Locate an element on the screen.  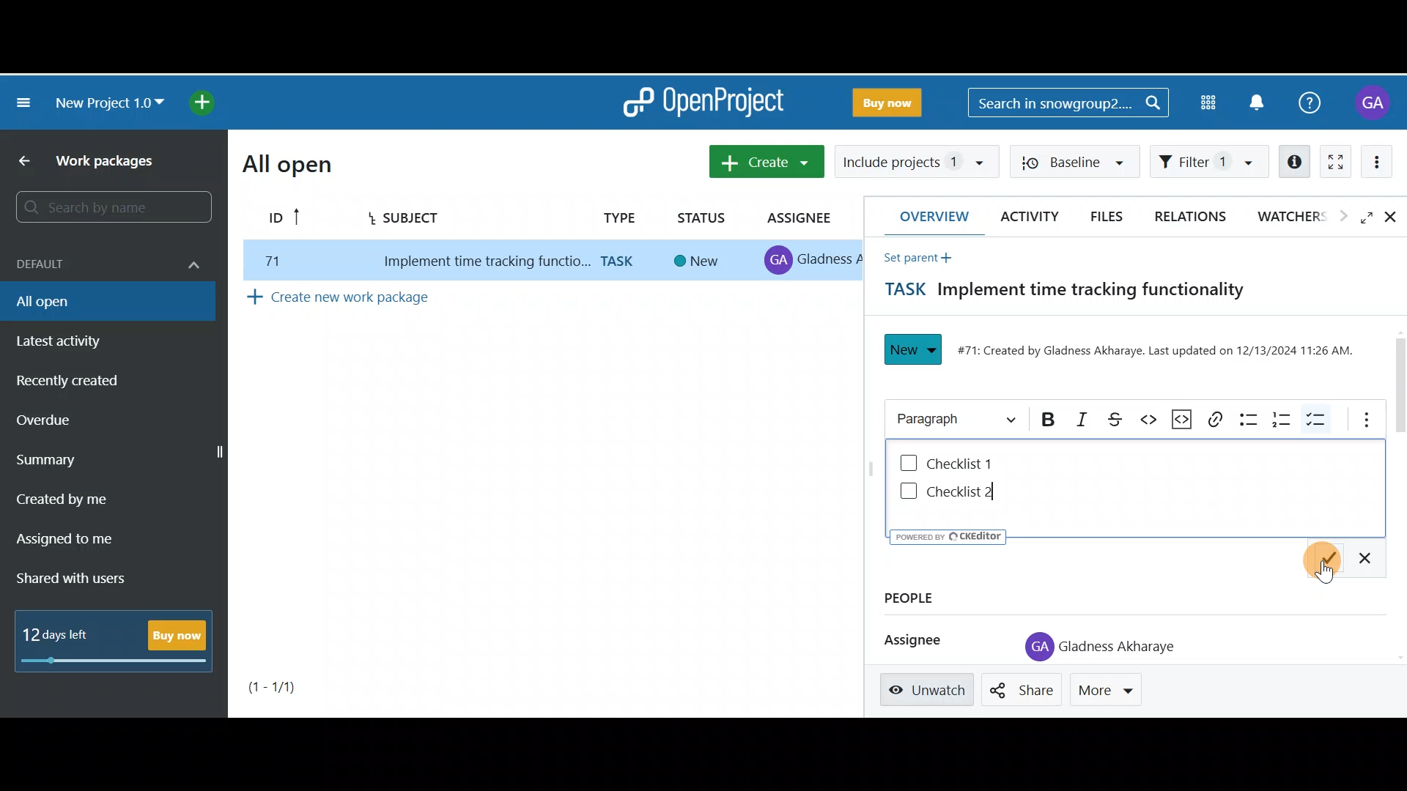
Latest activity is located at coordinates (71, 340).